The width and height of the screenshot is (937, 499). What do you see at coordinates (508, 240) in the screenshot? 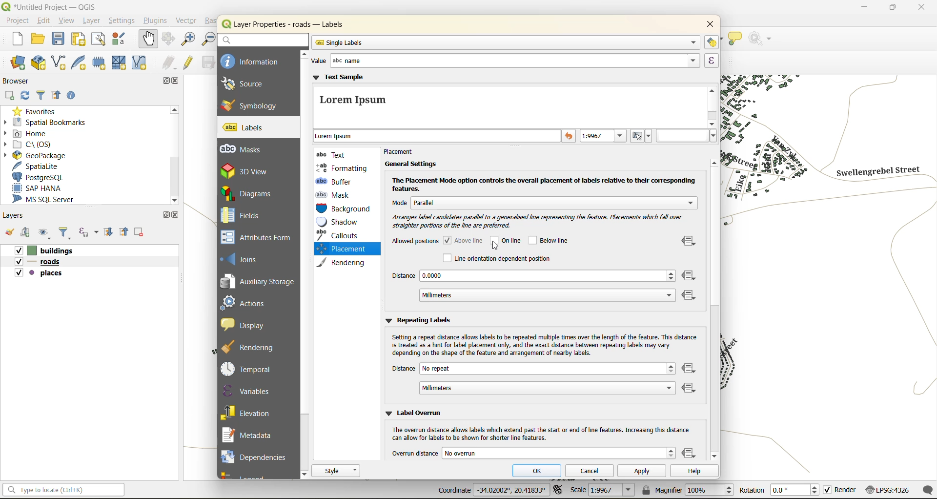
I see `on line` at bounding box center [508, 240].